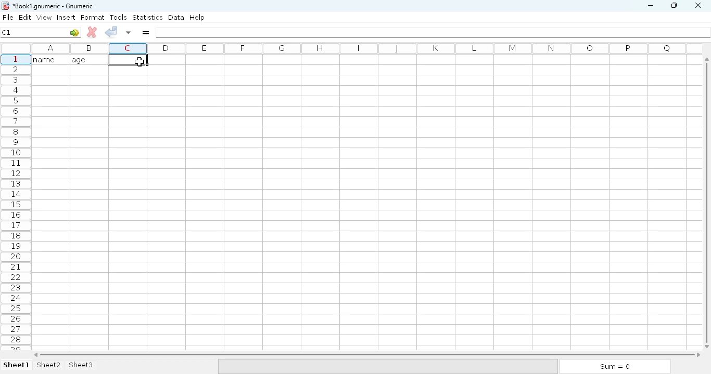  What do you see at coordinates (54, 6) in the screenshot?
I see `title` at bounding box center [54, 6].